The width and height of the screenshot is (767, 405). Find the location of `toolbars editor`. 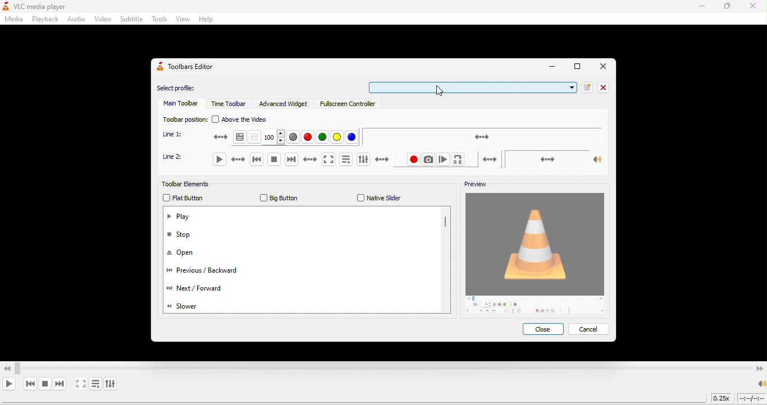

toolbars editor is located at coordinates (188, 67).